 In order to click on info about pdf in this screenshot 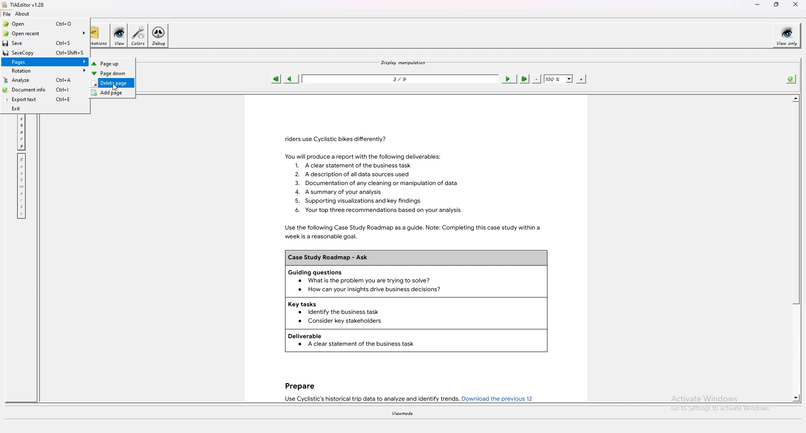, I will do `click(791, 78)`.